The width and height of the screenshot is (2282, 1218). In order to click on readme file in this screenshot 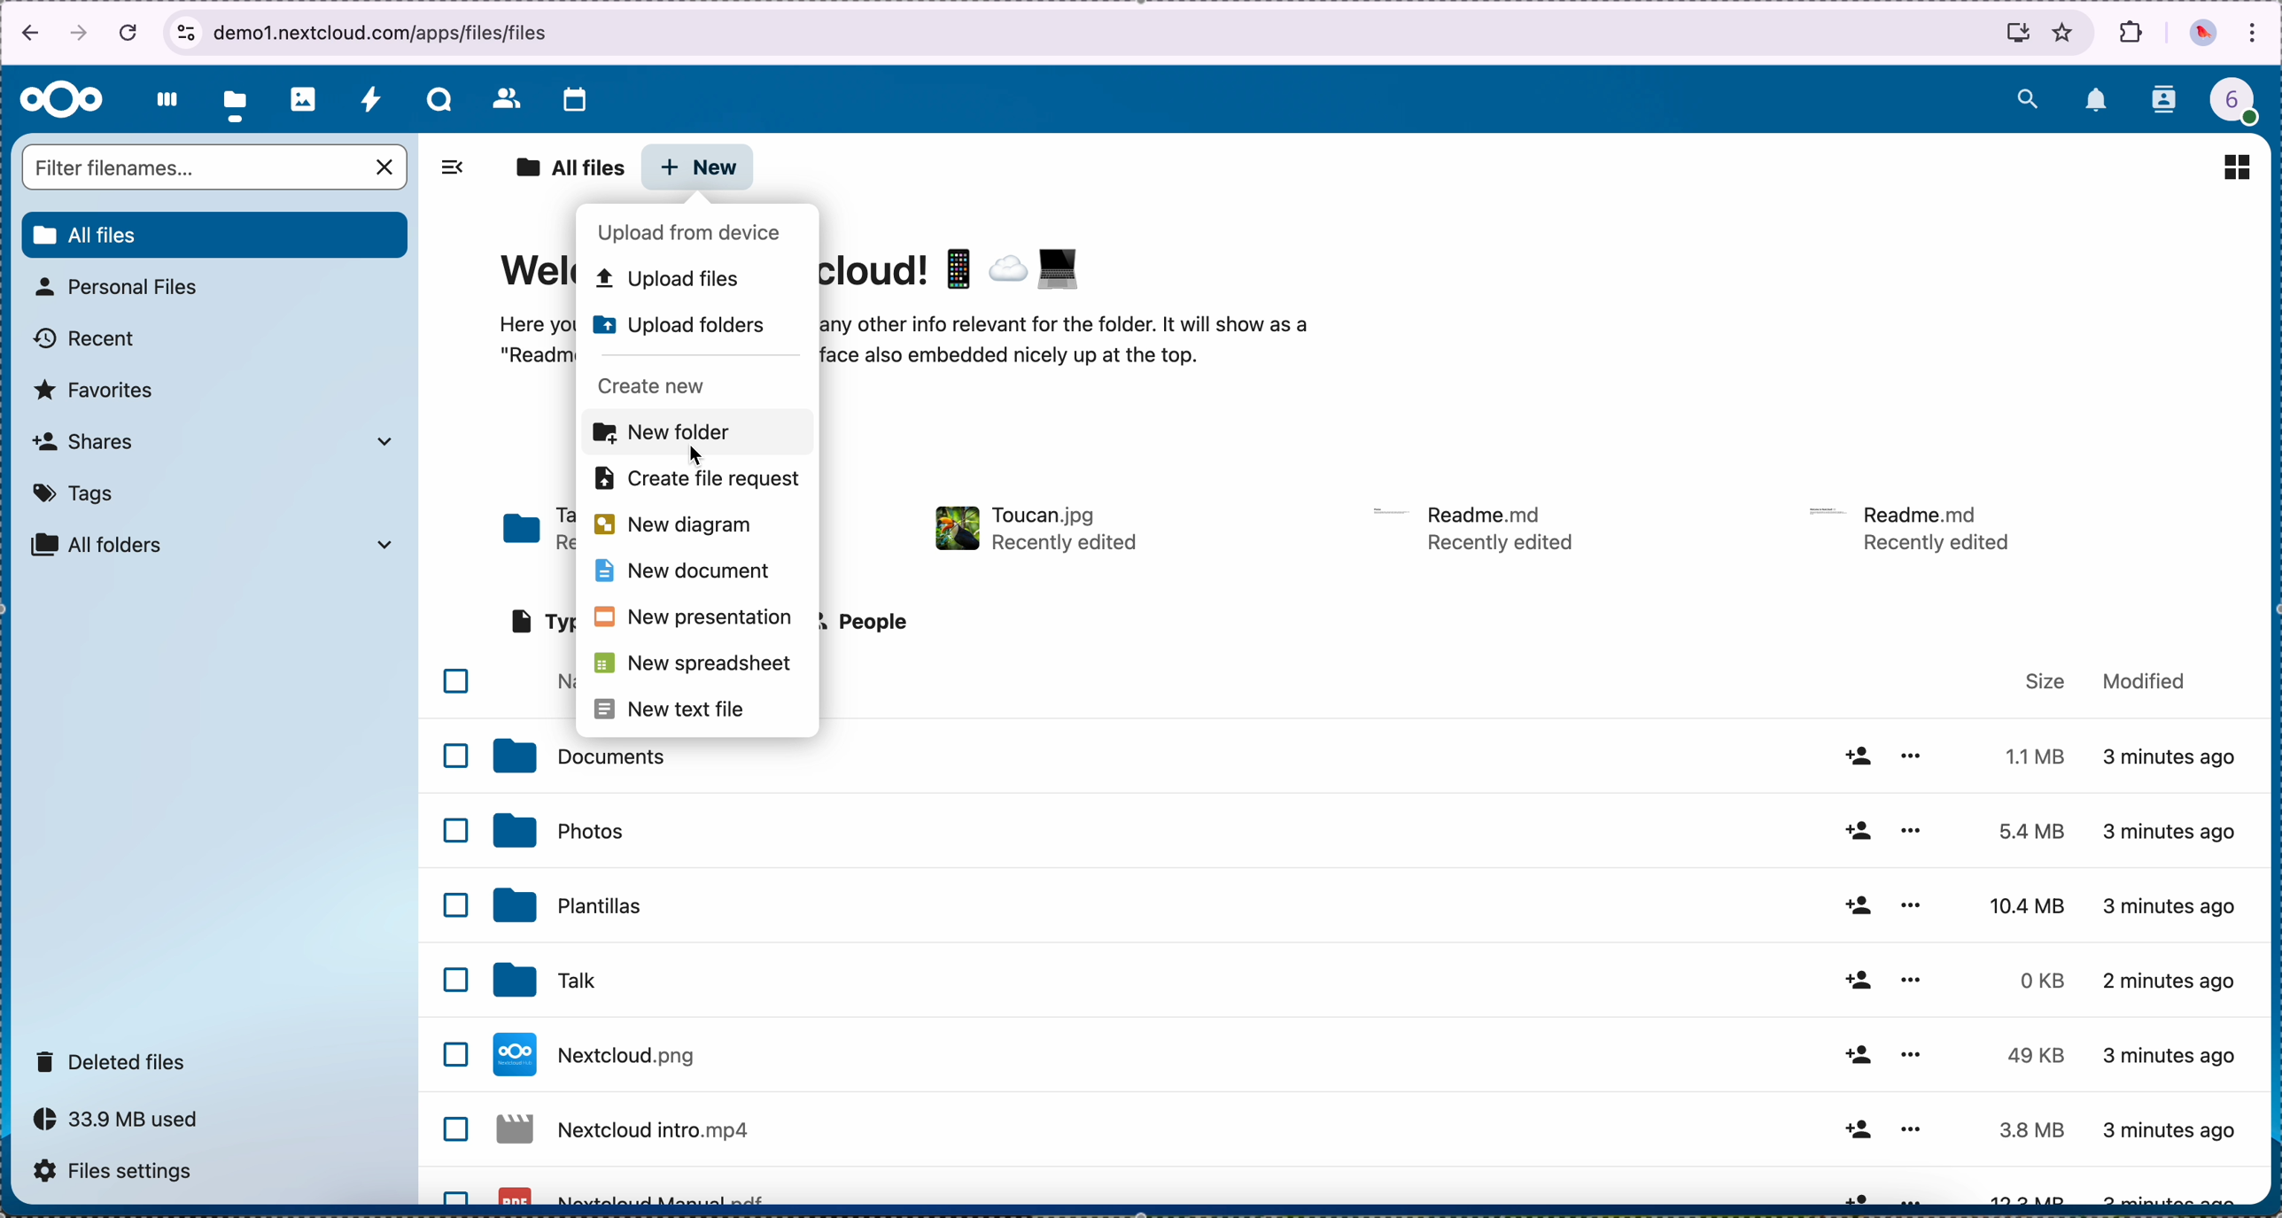, I will do `click(1478, 526)`.